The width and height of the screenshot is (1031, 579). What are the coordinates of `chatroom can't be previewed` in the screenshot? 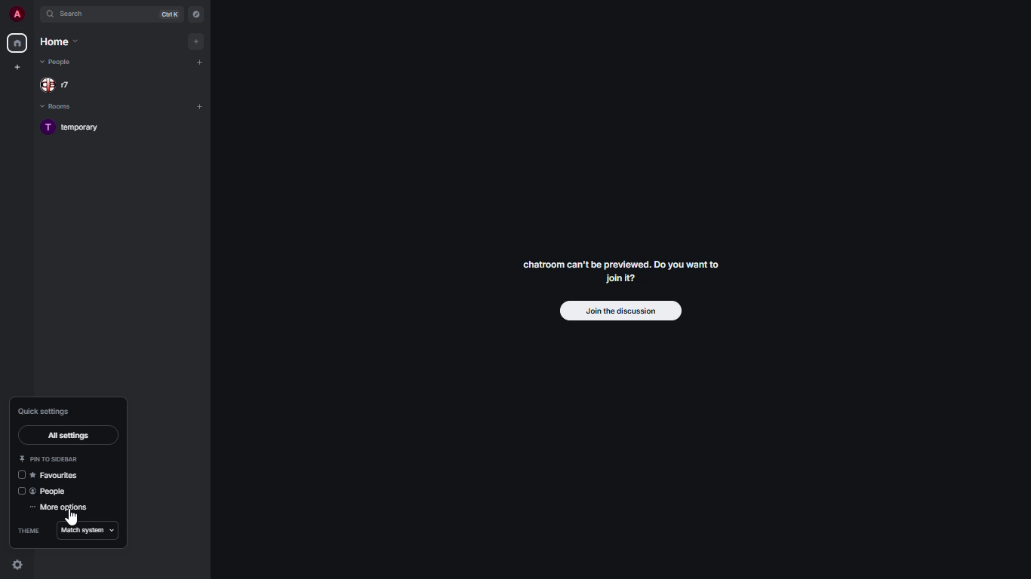 It's located at (624, 274).